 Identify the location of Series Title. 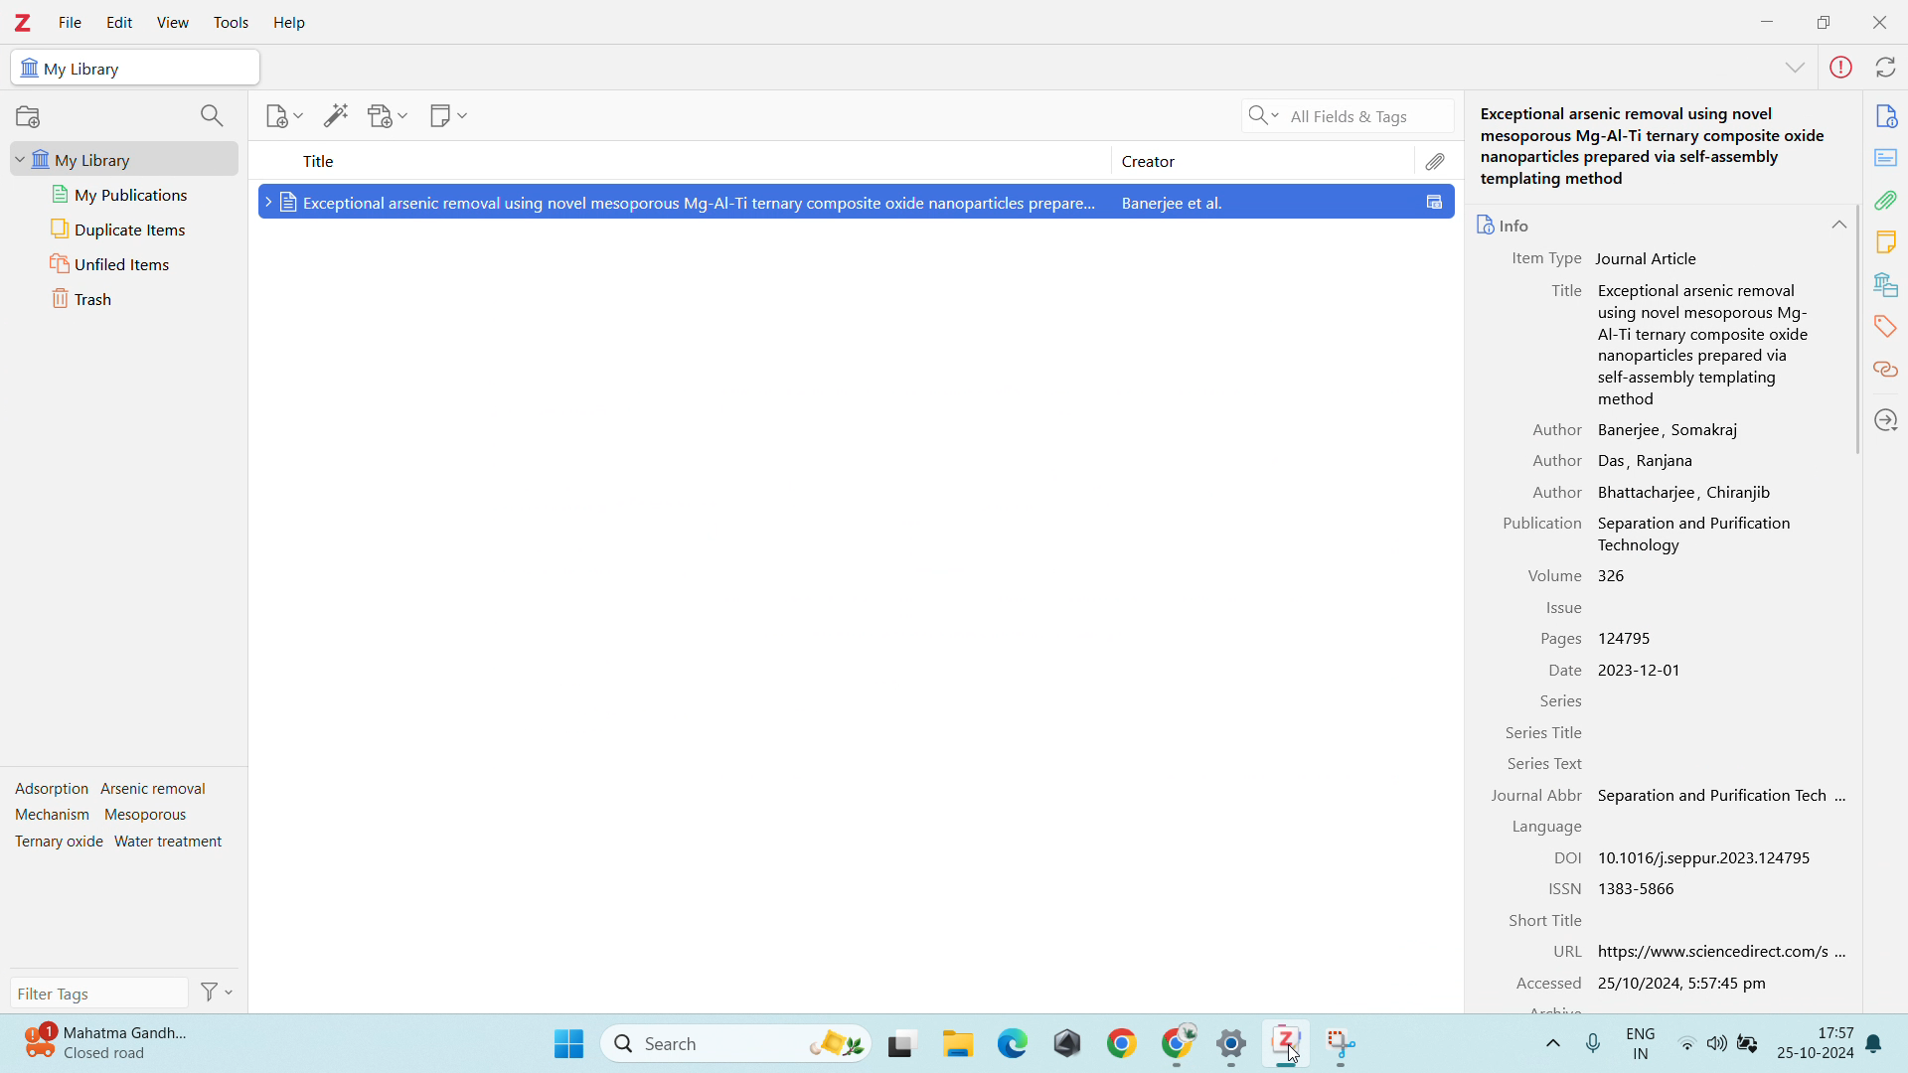
(1546, 732).